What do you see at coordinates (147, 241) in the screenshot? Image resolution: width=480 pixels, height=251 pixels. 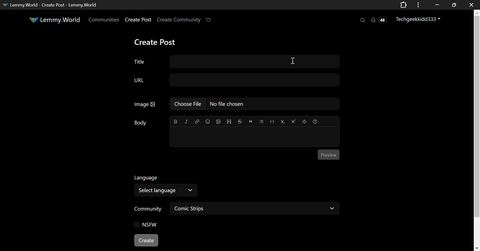 I see `Create` at bounding box center [147, 241].